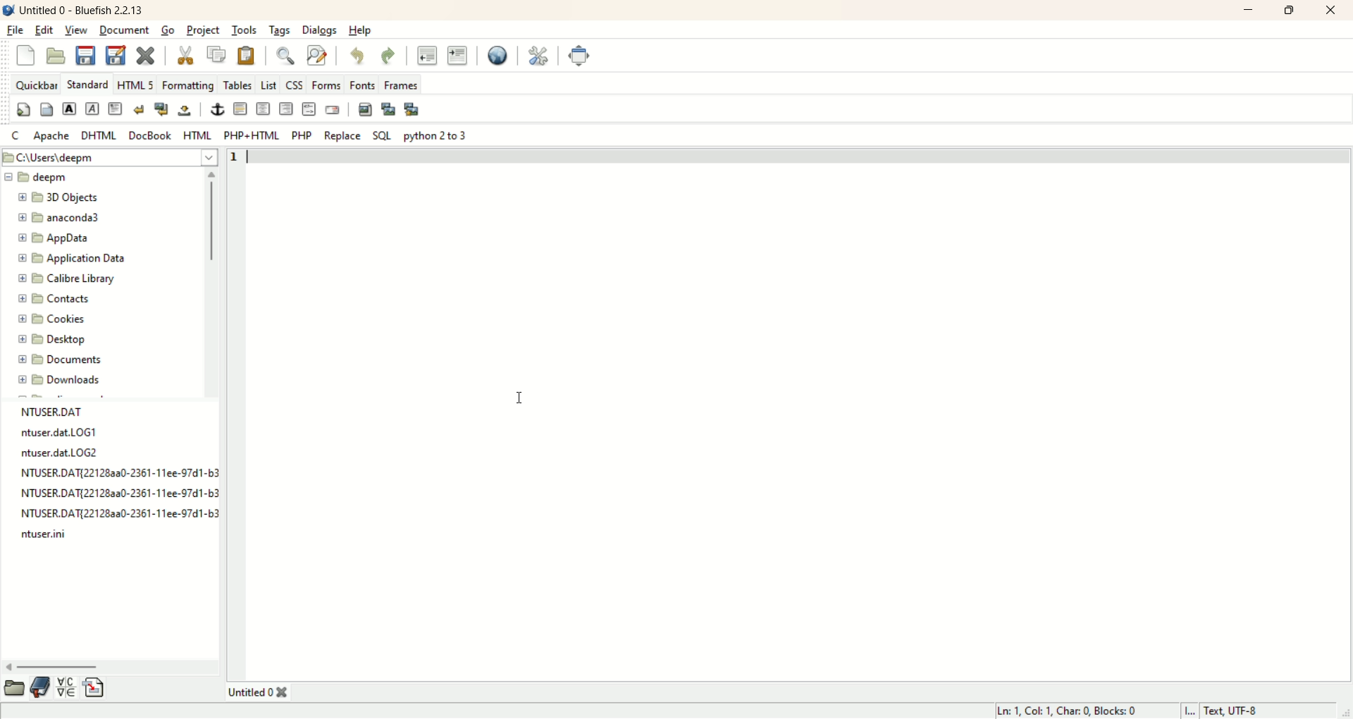  What do you see at coordinates (263, 110) in the screenshot?
I see `center` at bounding box center [263, 110].